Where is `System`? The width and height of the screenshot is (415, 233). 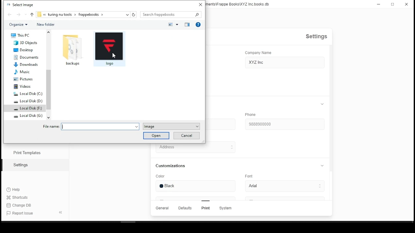 System is located at coordinates (230, 208).